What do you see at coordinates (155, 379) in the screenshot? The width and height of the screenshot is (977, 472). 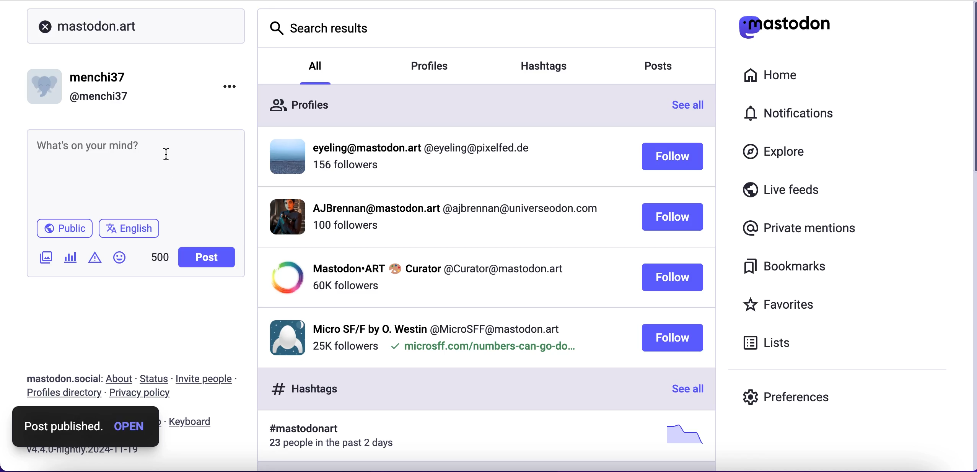 I see `status` at bounding box center [155, 379].